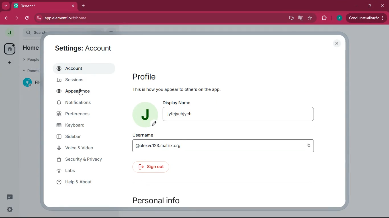 The height and width of the screenshot is (218, 389). I want to click on app.elementio/#/home, so click(128, 18).